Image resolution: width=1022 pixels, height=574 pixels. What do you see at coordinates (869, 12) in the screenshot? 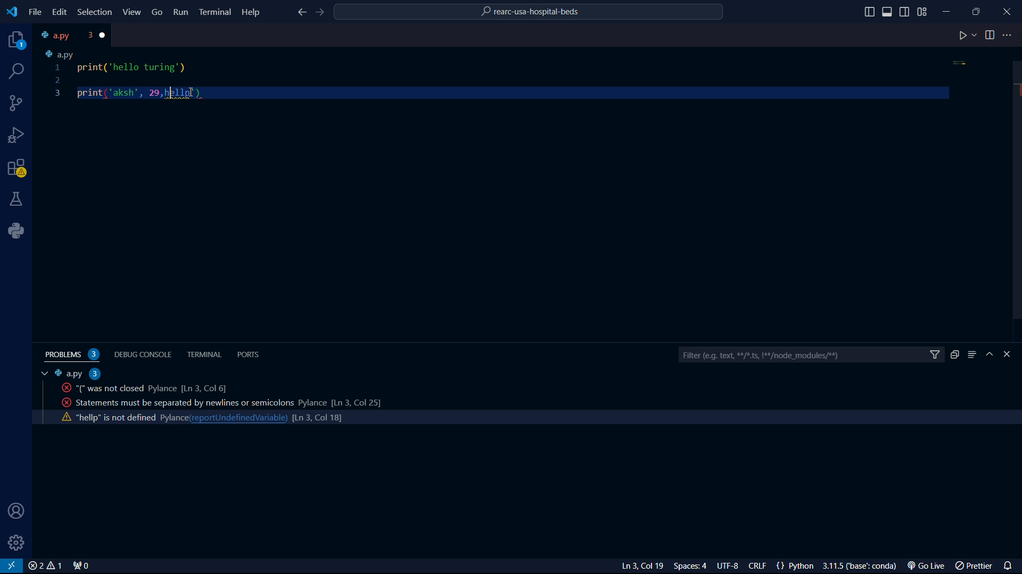
I see `toggle sidebar` at bounding box center [869, 12].